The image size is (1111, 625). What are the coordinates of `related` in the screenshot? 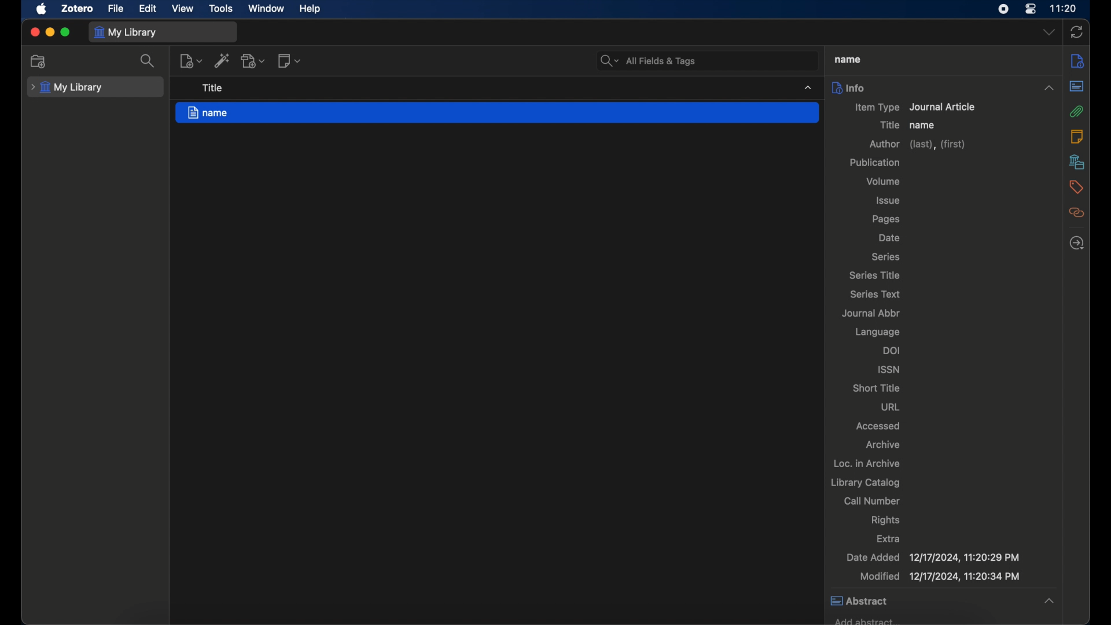 It's located at (1075, 212).